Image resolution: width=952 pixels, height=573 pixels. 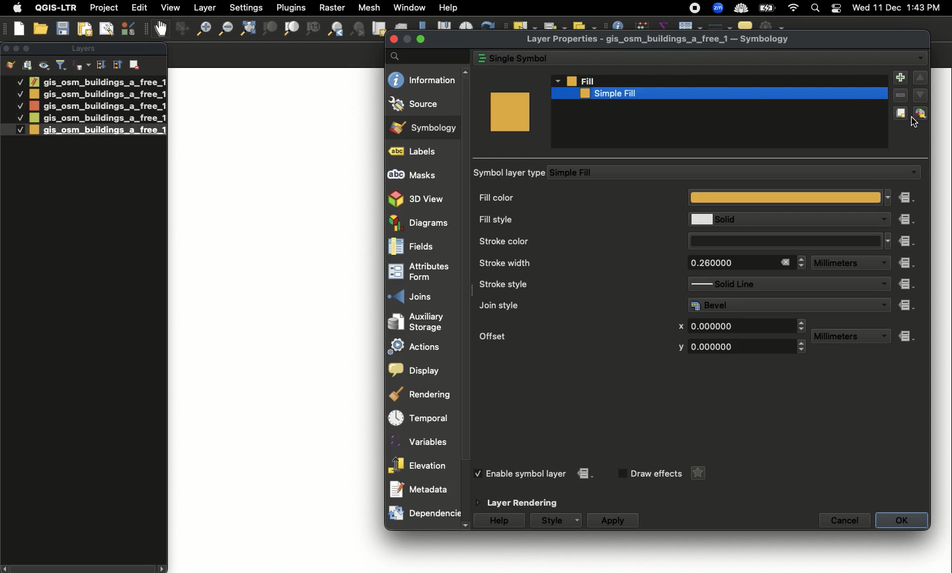 I want to click on Search, so click(x=426, y=55).